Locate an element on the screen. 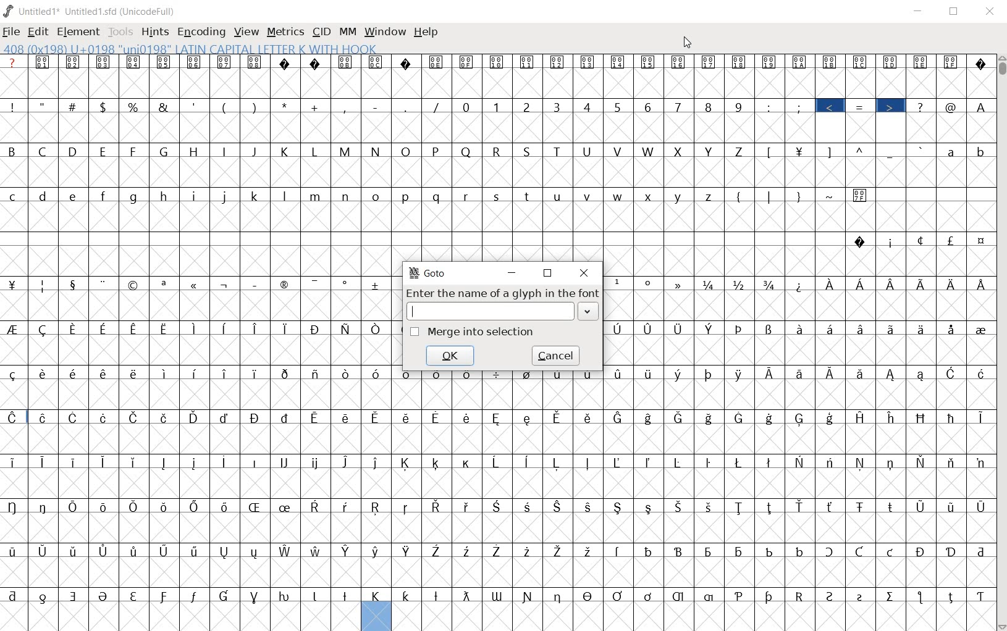  restore down is located at coordinates (550, 275).